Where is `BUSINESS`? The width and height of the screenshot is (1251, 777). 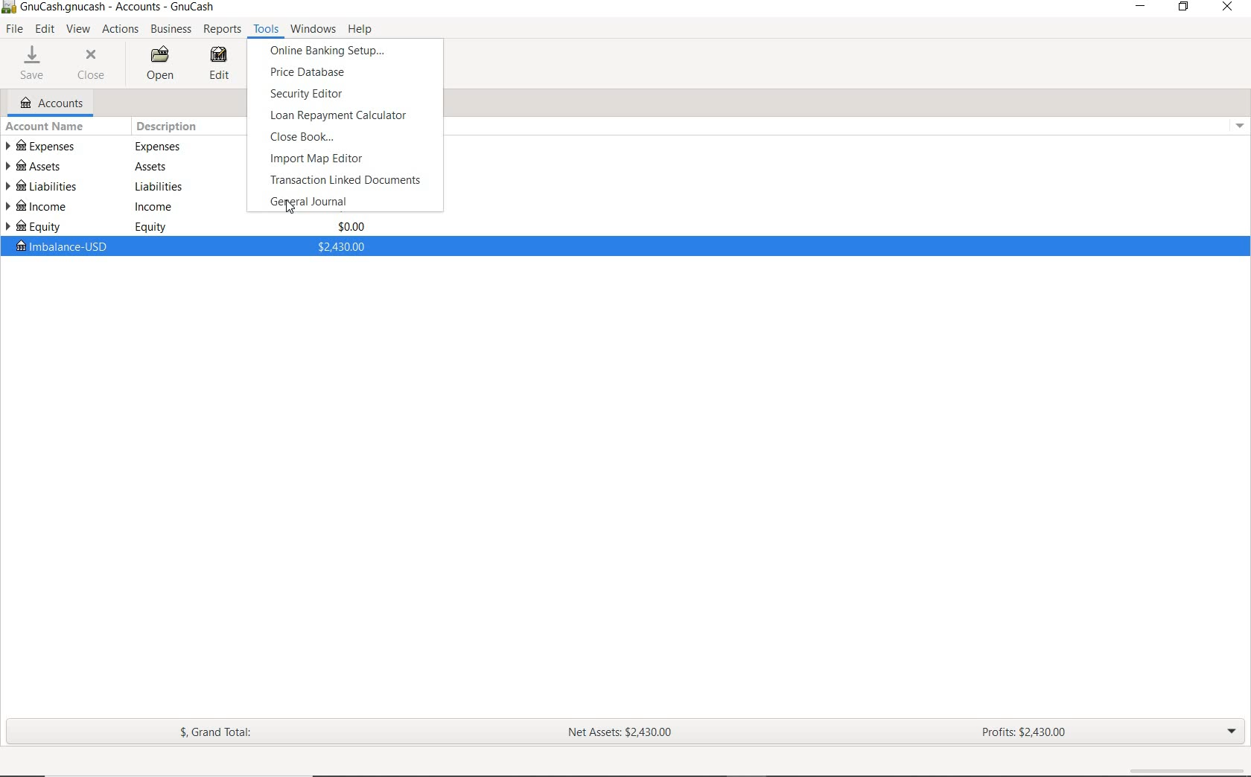 BUSINESS is located at coordinates (171, 29).